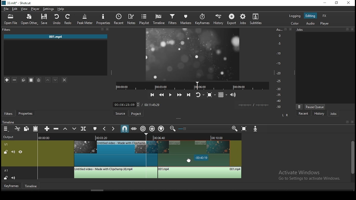  Describe the element at coordinates (56, 37) in the screenshot. I see `001.mp4` at that location.